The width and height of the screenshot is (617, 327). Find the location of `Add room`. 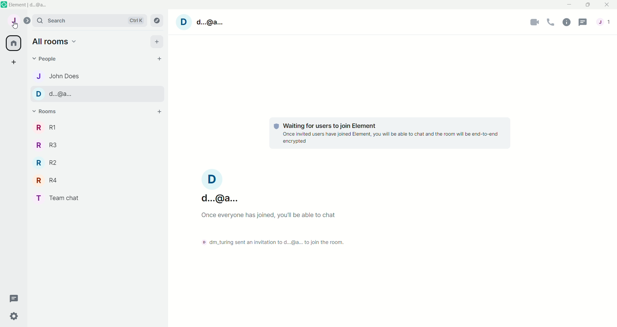

Add room is located at coordinates (160, 112).